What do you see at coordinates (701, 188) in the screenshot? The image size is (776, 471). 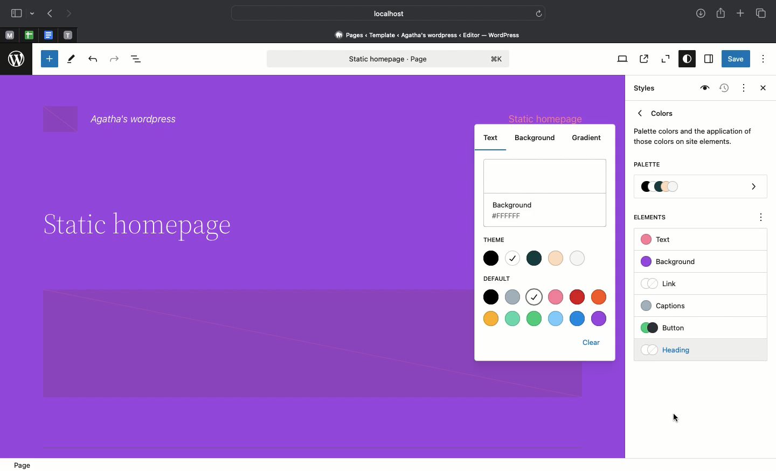 I see `Palette` at bounding box center [701, 188].